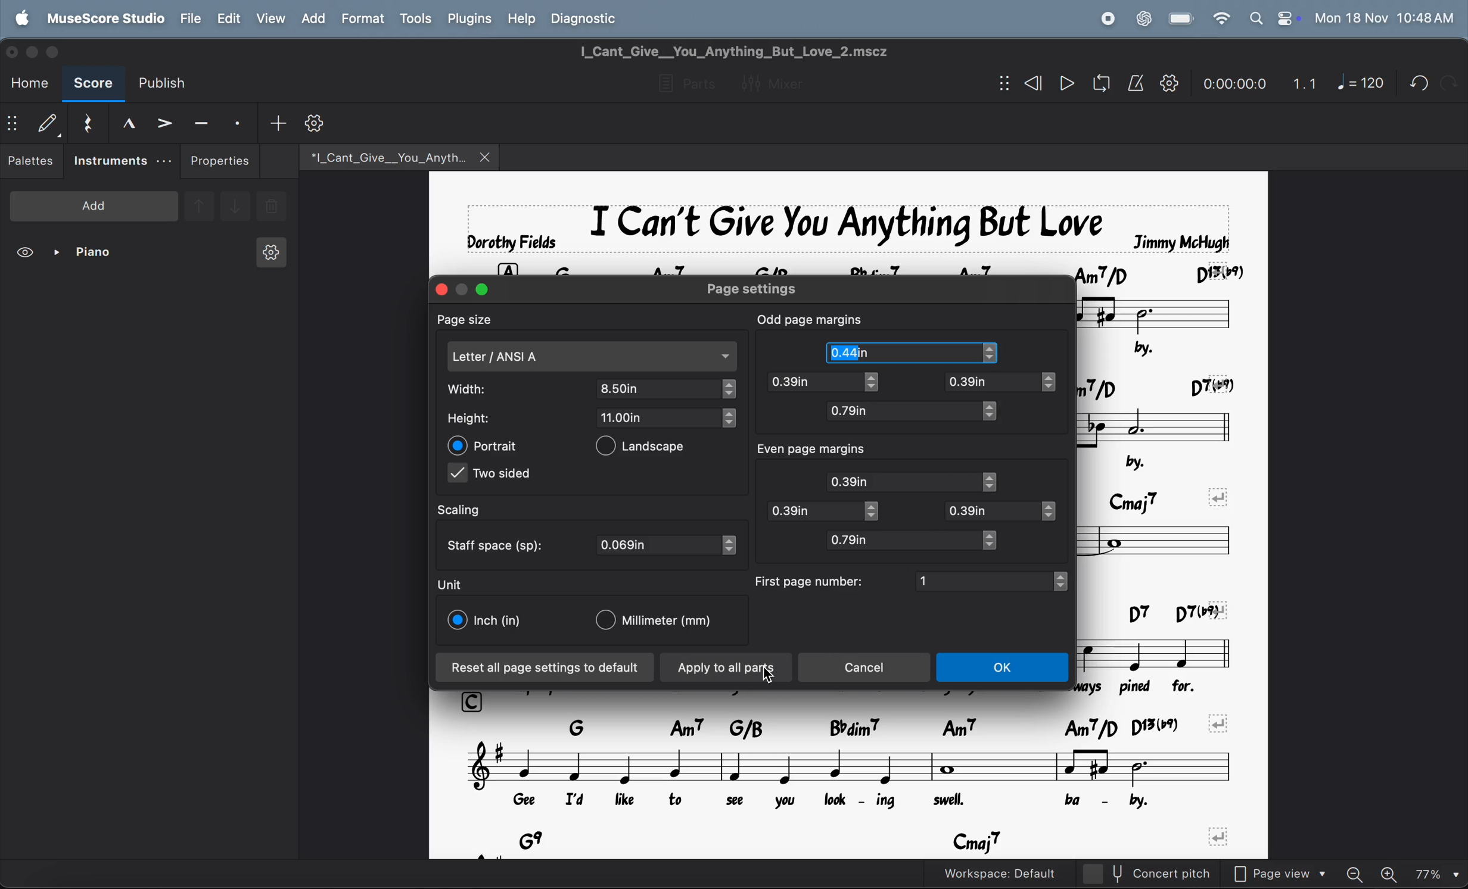  I want to click on 0.44 in, so click(848, 352).